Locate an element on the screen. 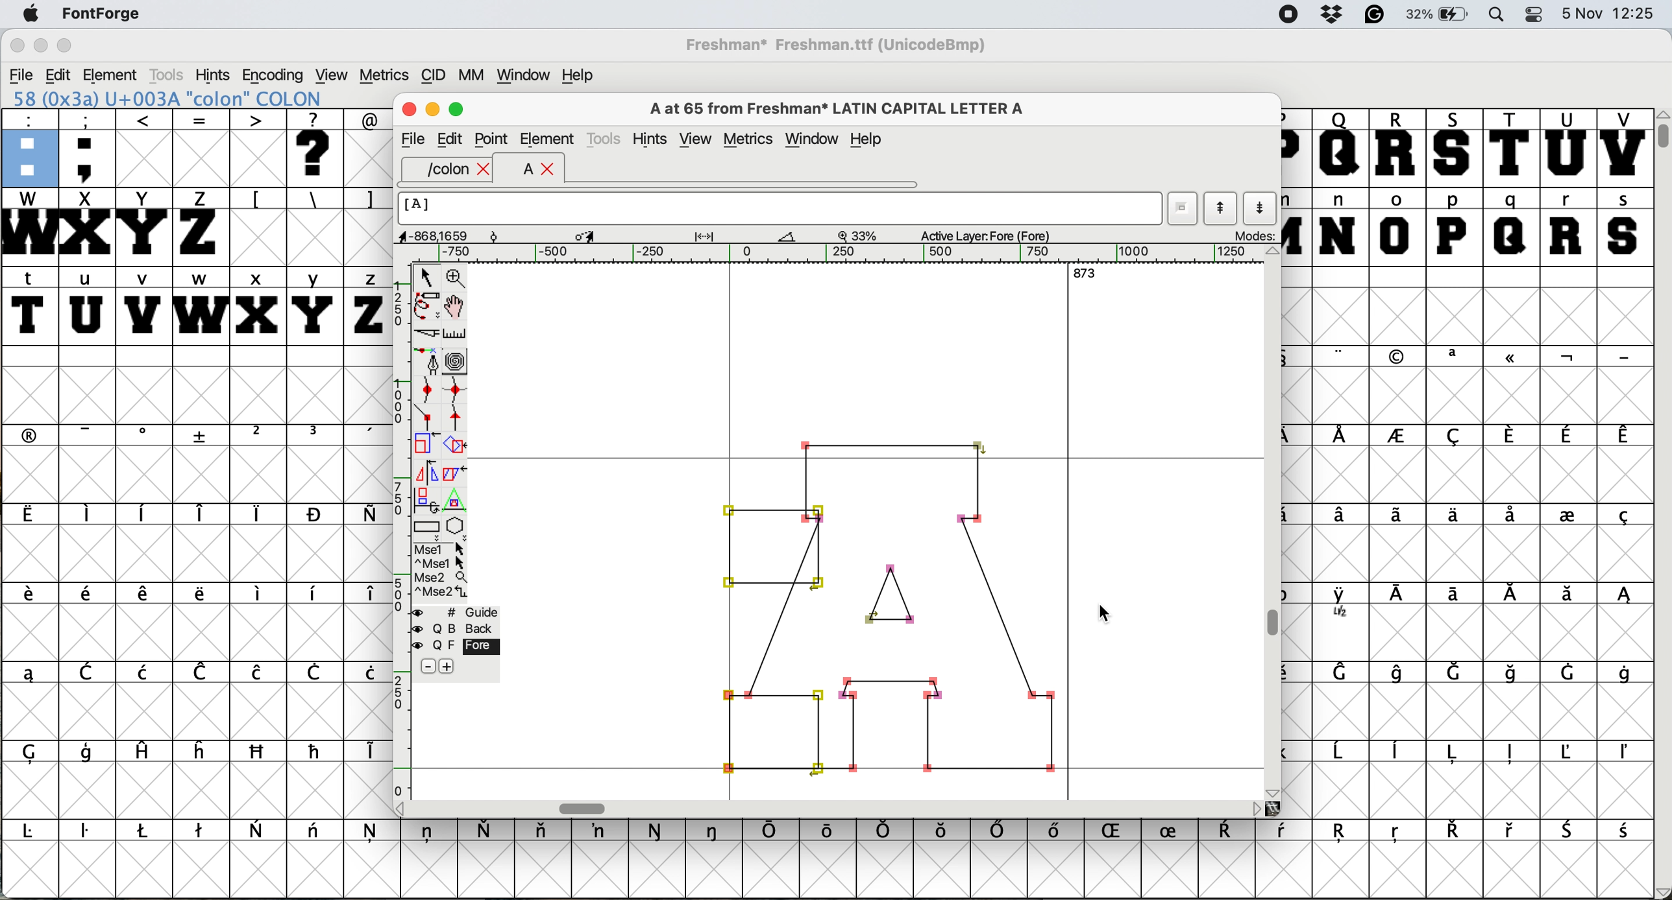 This screenshot has width=1672, height=900. dropbox is located at coordinates (1331, 15).